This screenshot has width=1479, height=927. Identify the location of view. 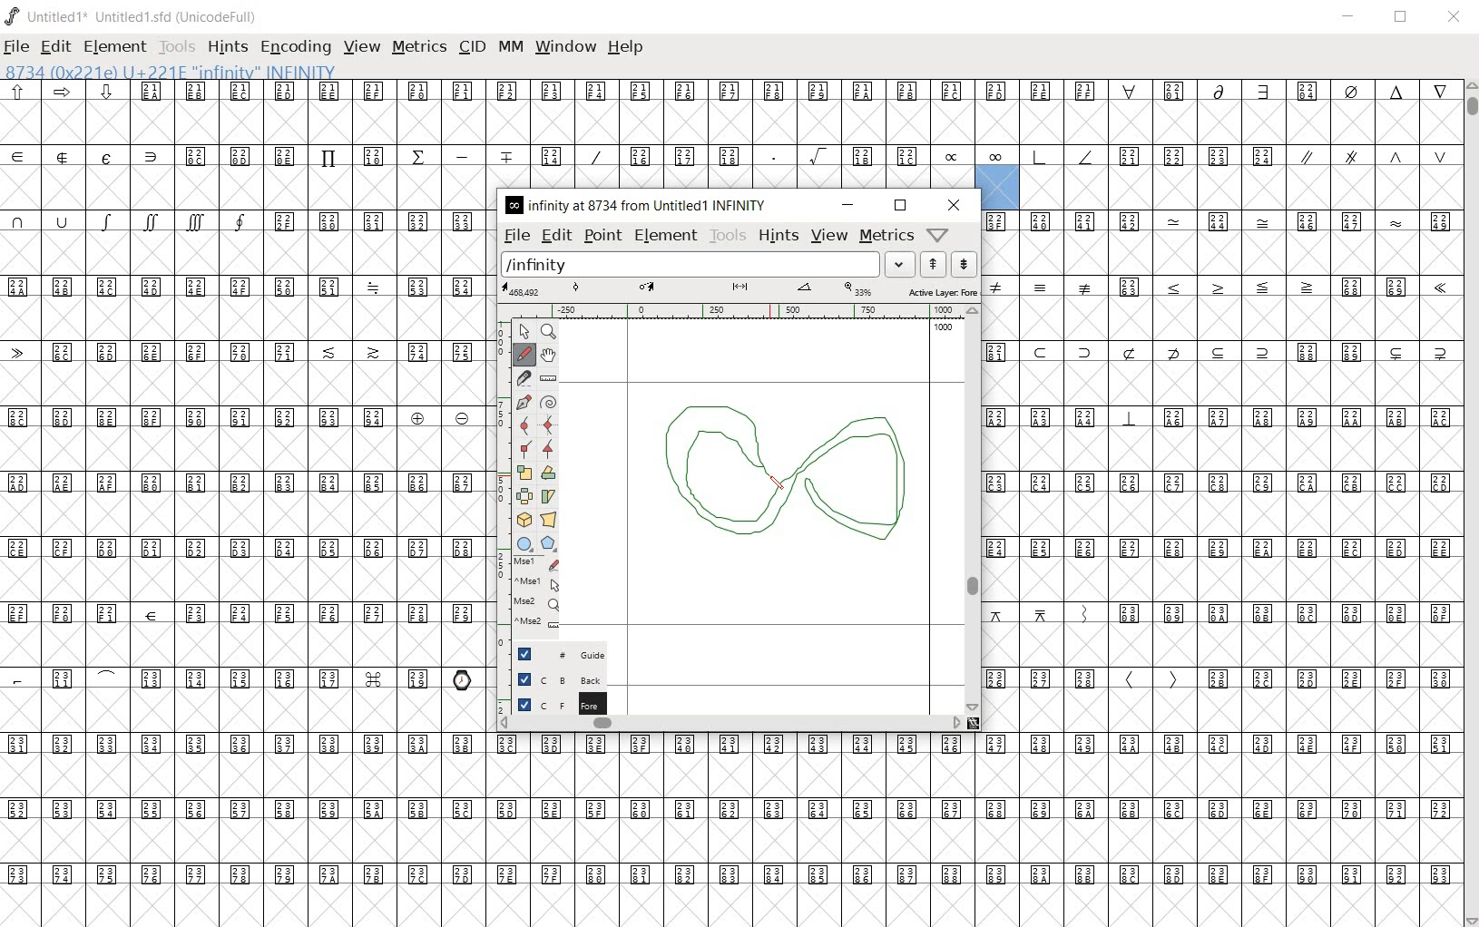
(364, 46).